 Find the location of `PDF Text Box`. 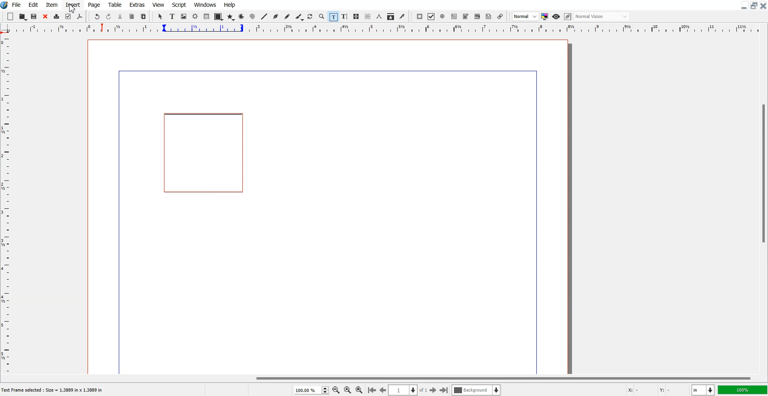

PDF Text Box is located at coordinates (454, 16).